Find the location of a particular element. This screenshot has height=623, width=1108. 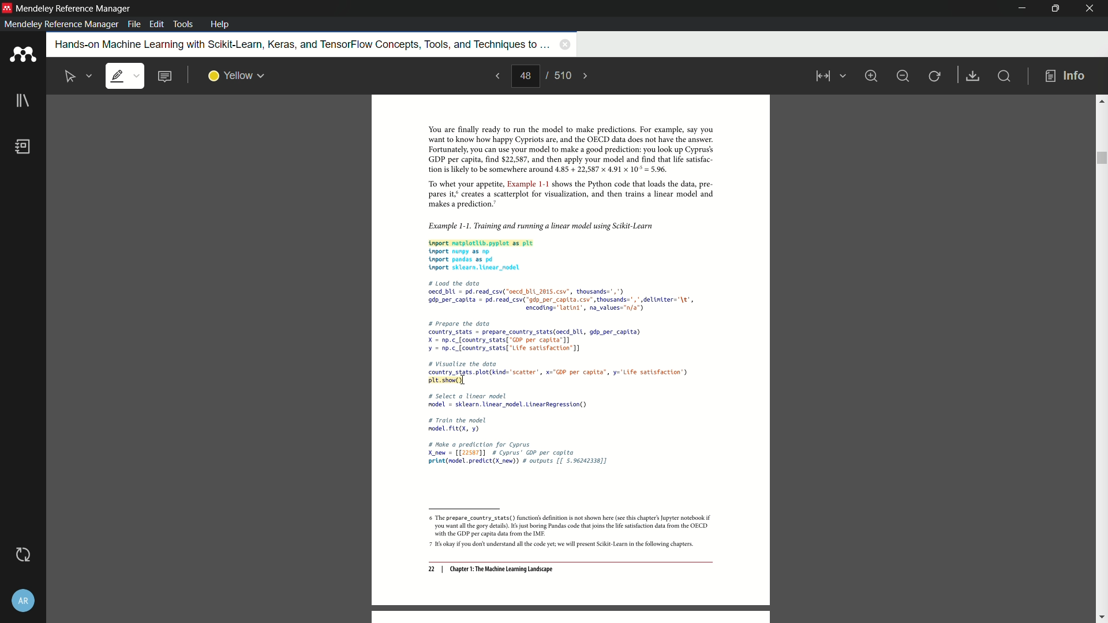

zoom in is located at coordinates (870, 76).